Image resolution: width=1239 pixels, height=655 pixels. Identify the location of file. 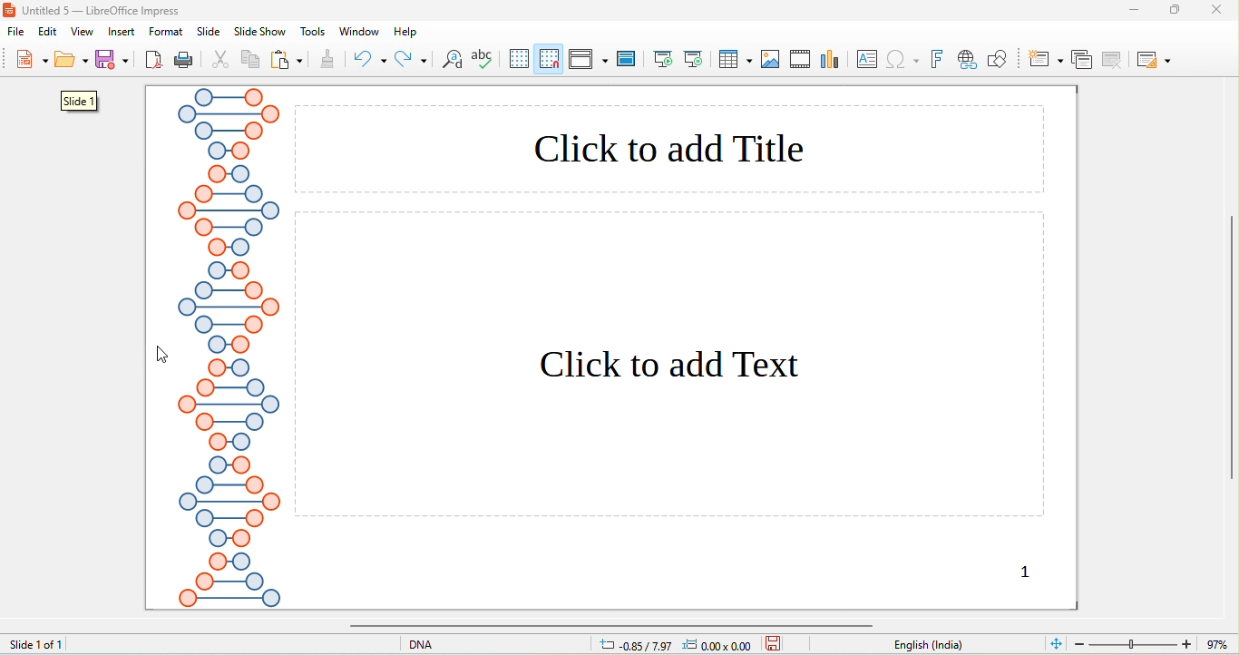
(20, 34).